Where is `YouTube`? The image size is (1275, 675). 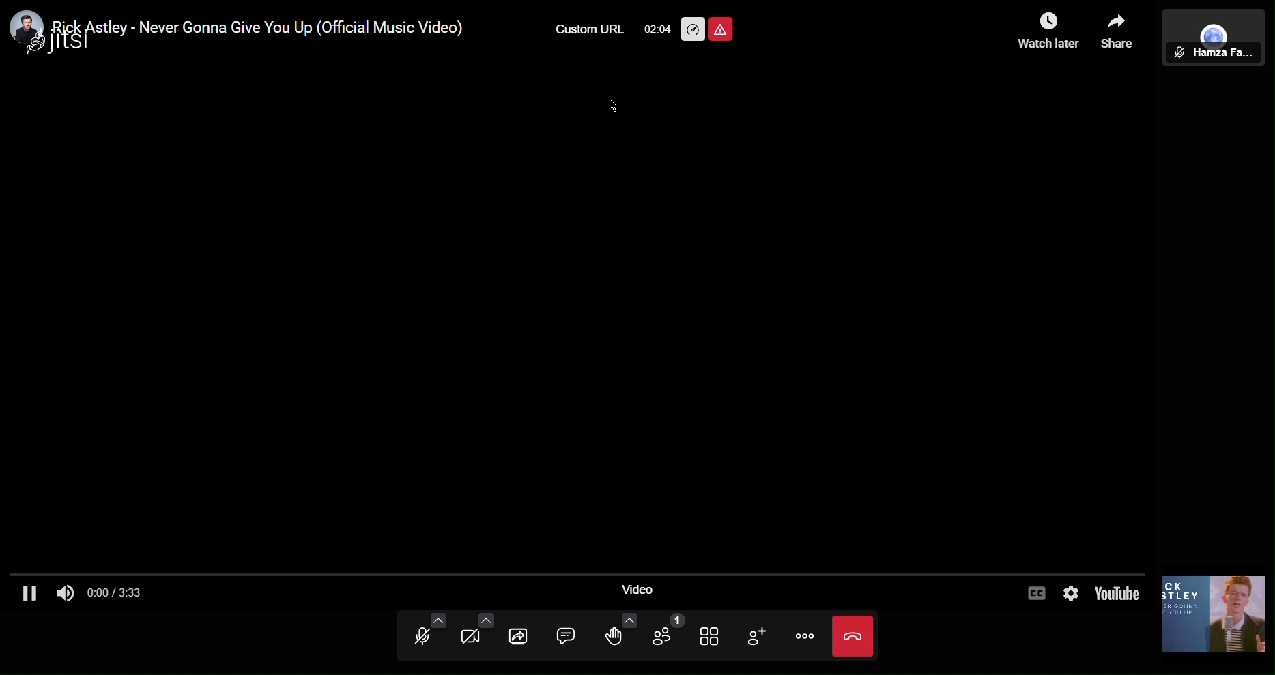 YouTube is located at coordinates (1123, 595).